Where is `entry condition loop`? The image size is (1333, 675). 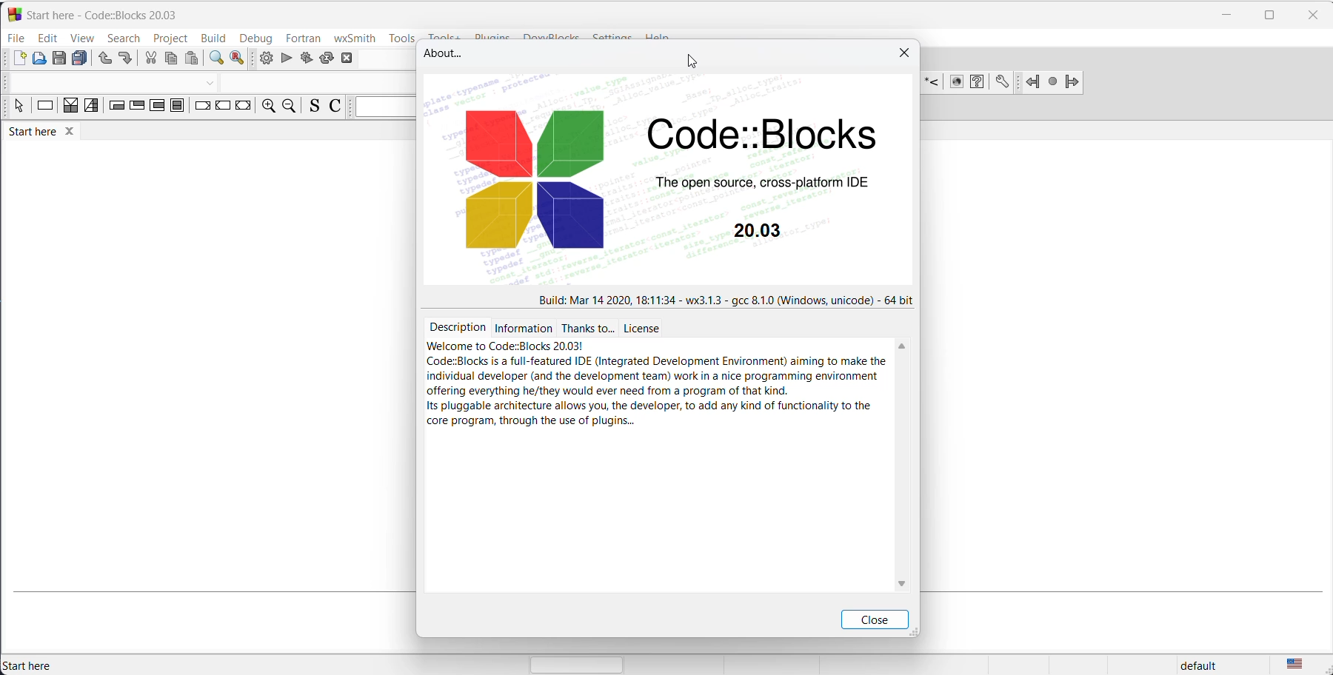
entry condition loop is located at coordinates (115, 107).